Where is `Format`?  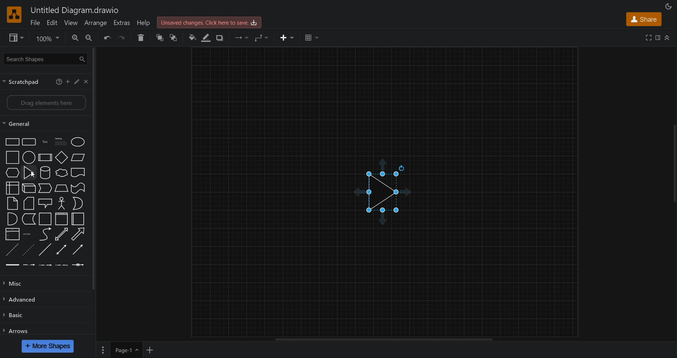
Format is located at coordinates (659, 37).